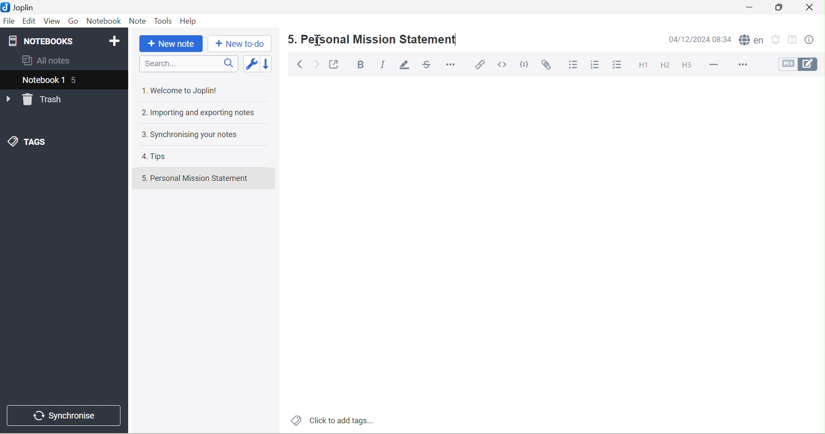  I want to click on Add notebook, so click(114, 41).